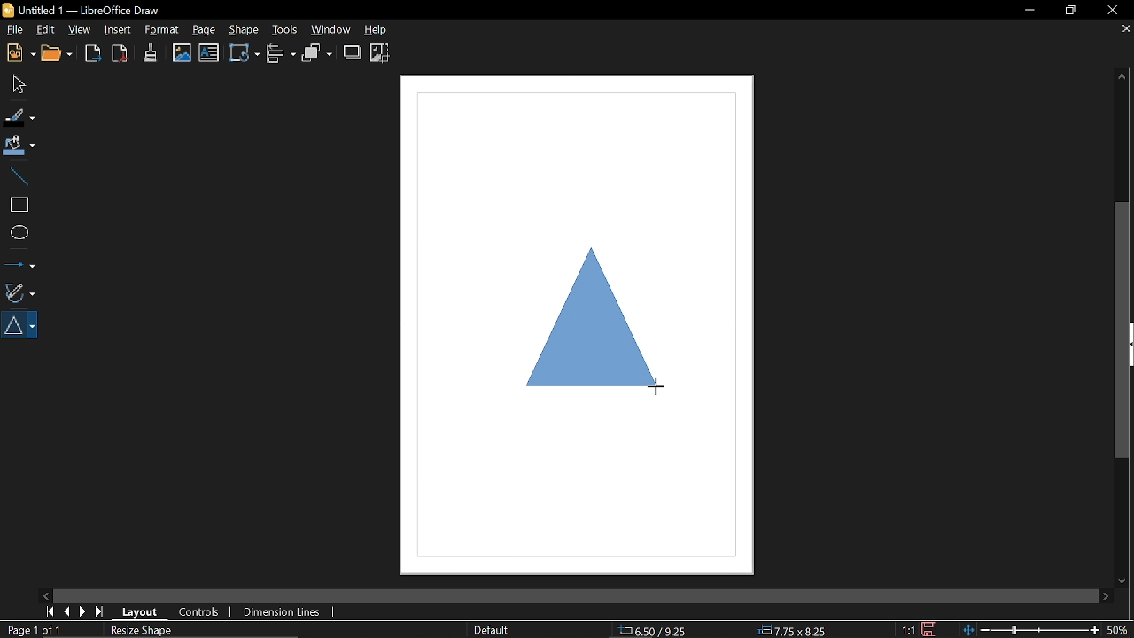 This screenshot has width=1134, height=638. I want to click on Arrange, so click(317, 53).